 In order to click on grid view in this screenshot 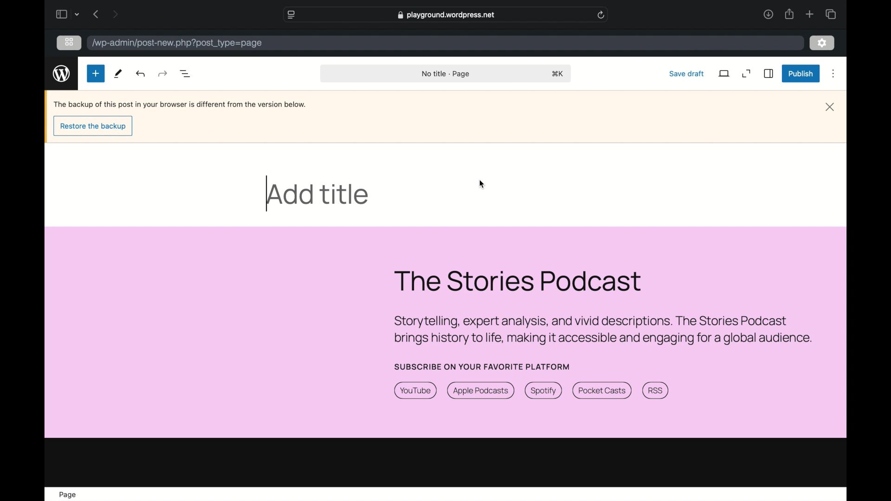, I will do `click(69, 42)`.